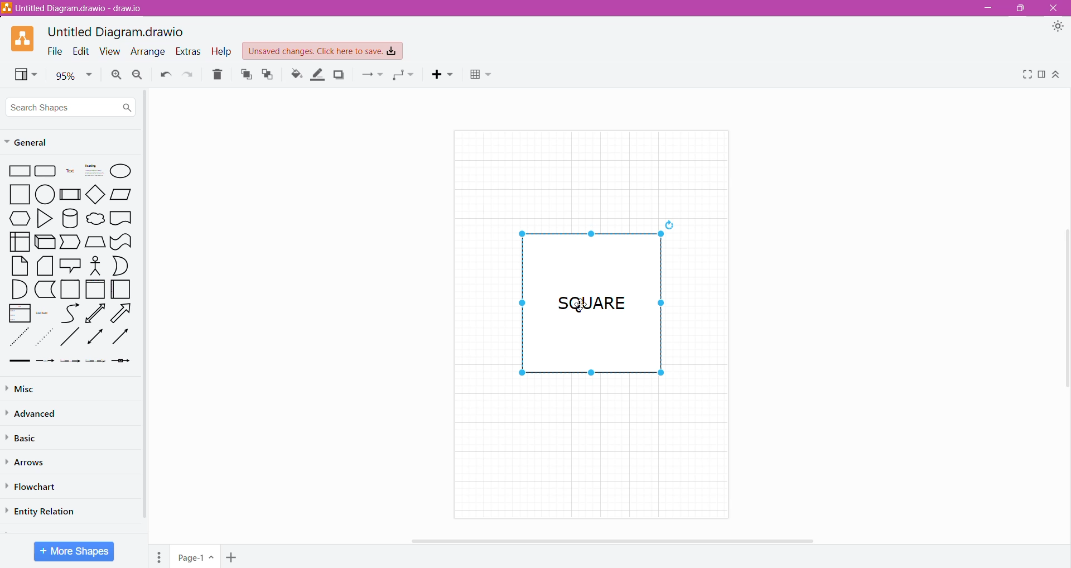 The width and height of the screenshot is (1071, 568). What do you see at coordinates (122, 241) in the screenshot?
I see `wavy retangle` at bounding box center [122, 241].